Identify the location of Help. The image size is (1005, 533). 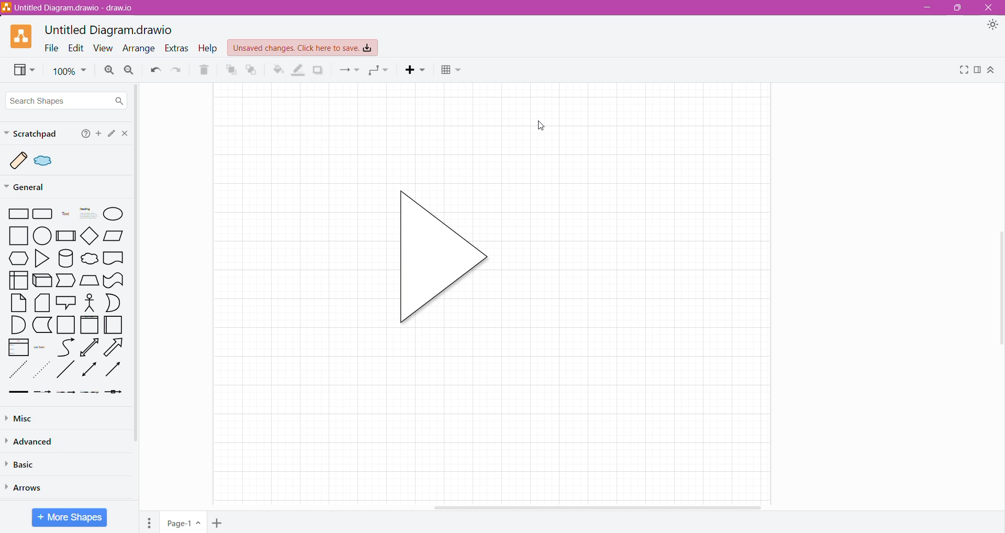
(84, 135).